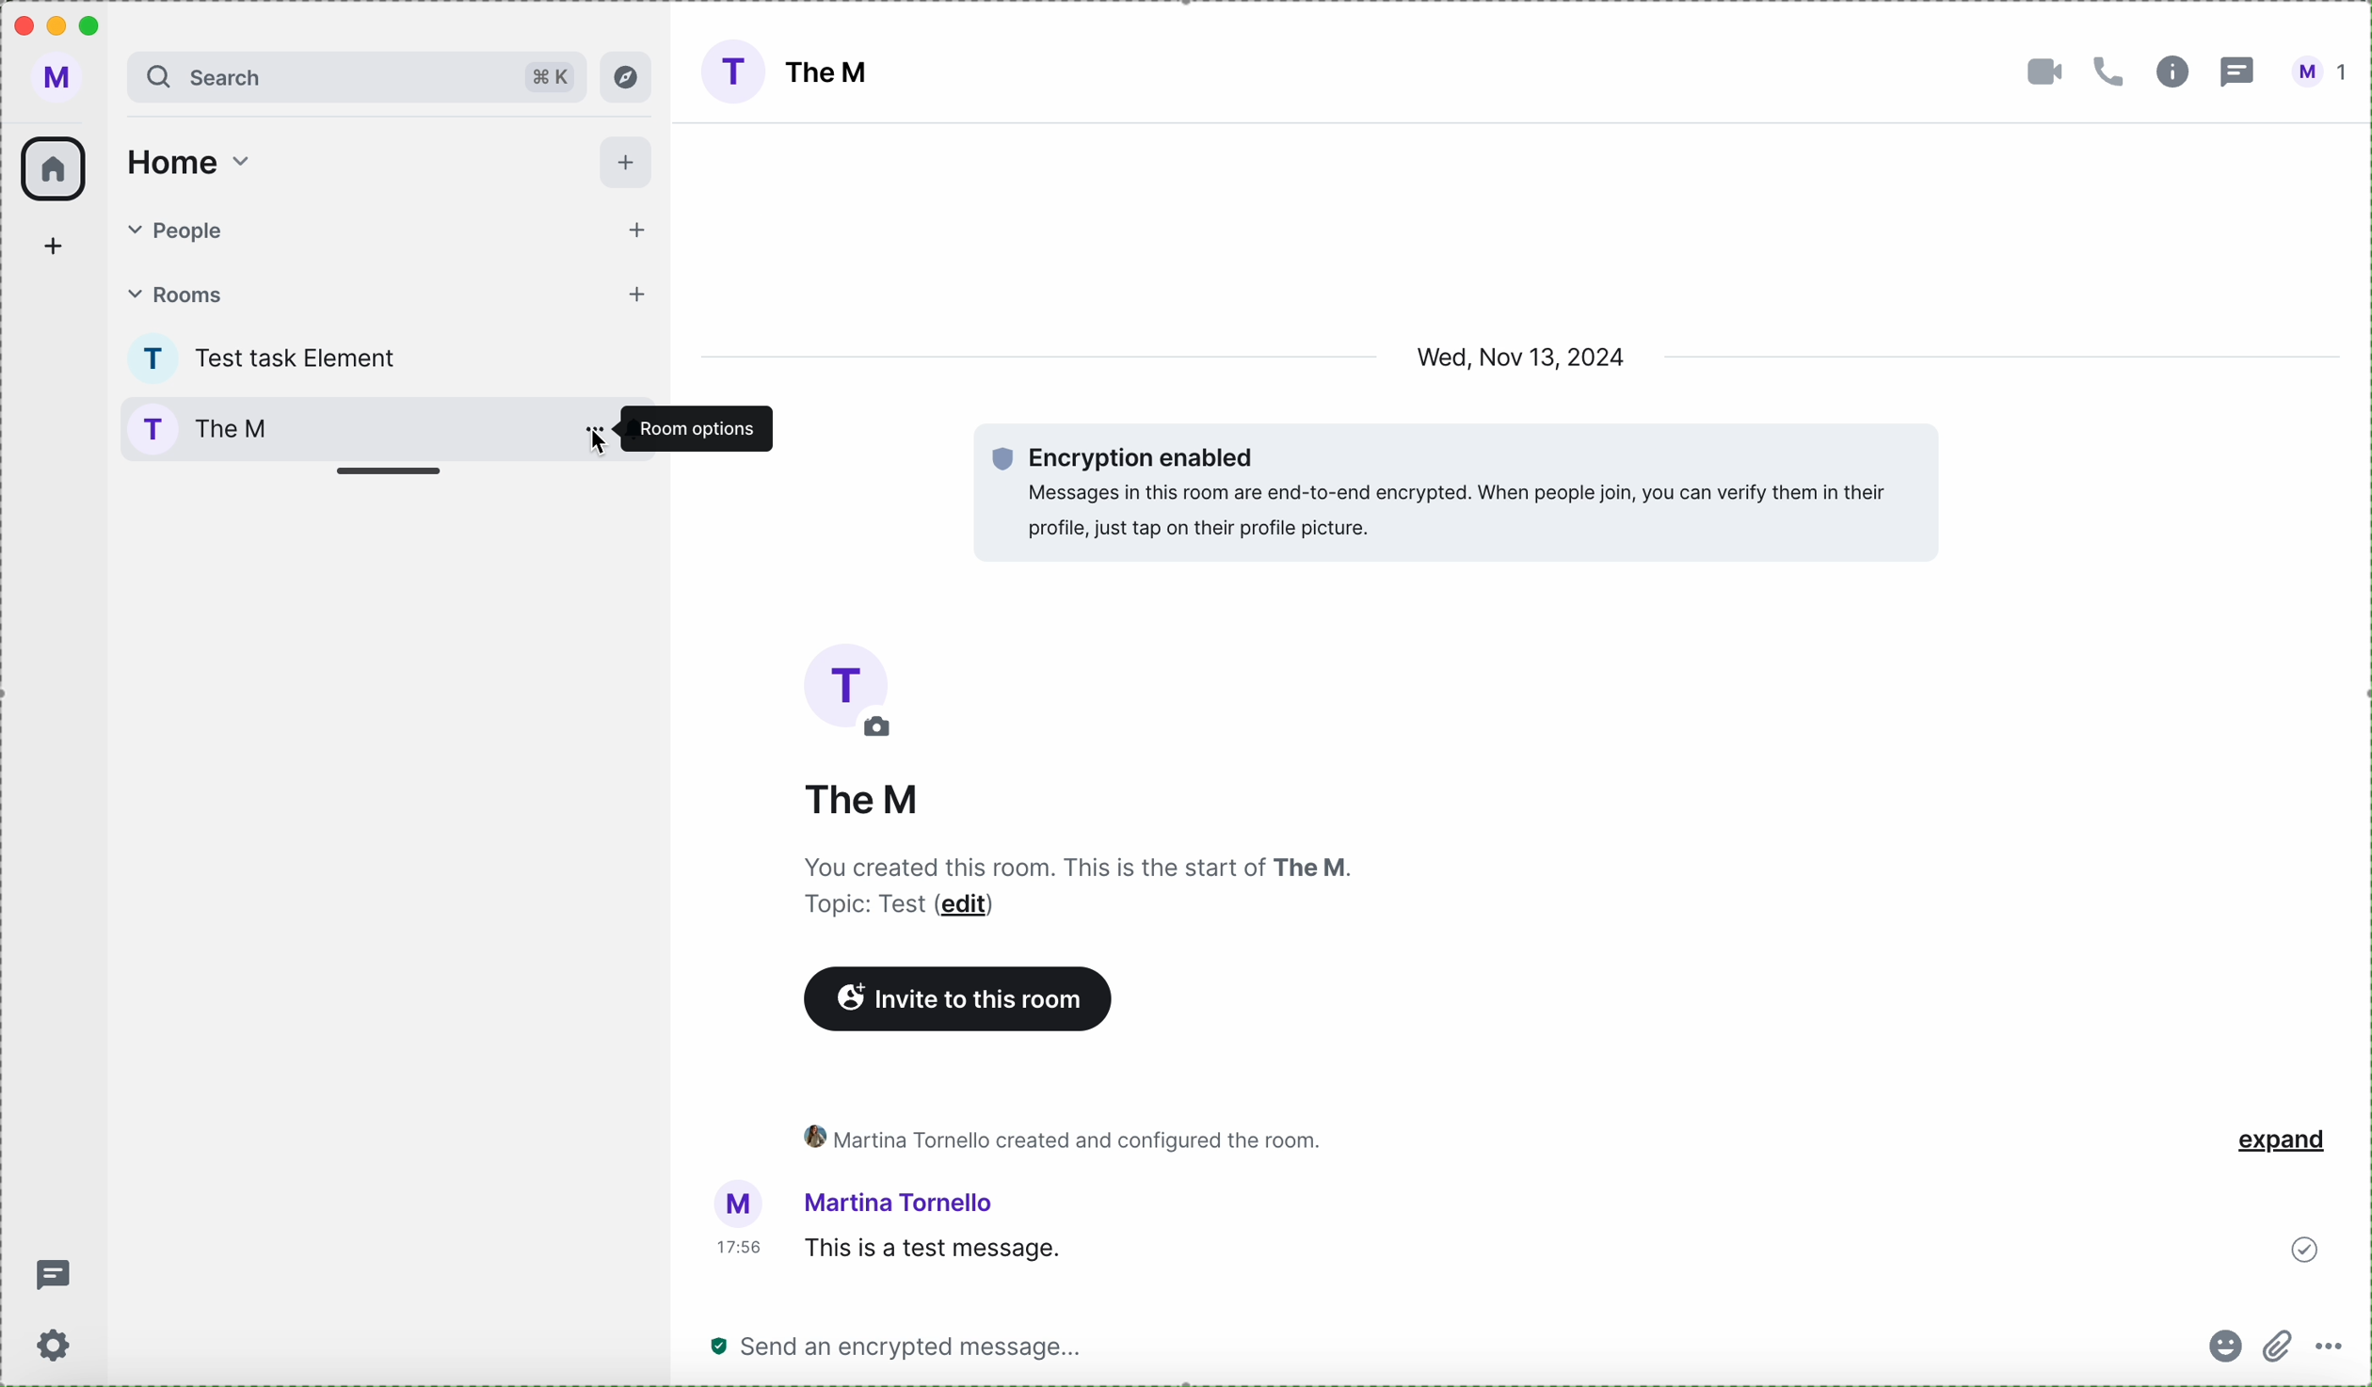 The height and width of the screenshot is (1387, 2372). What do you see at coordinates (2282, 1347) in the screenshot?
I see `attach file` at bounding box center [2282, 1347].